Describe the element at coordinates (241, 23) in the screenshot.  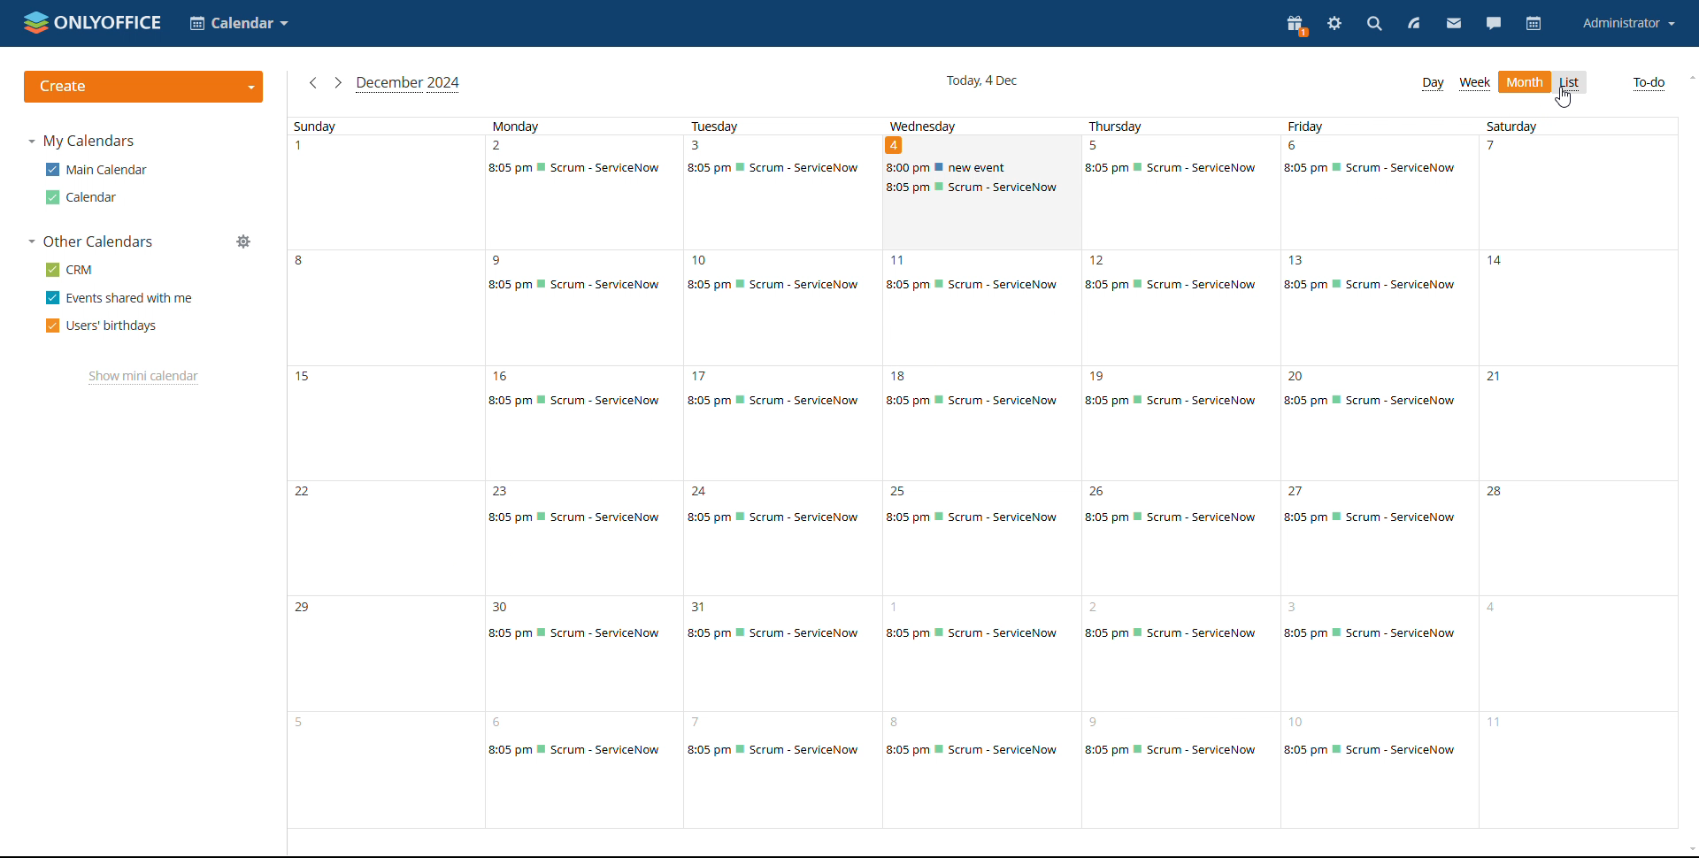
I see `select application` at that location.